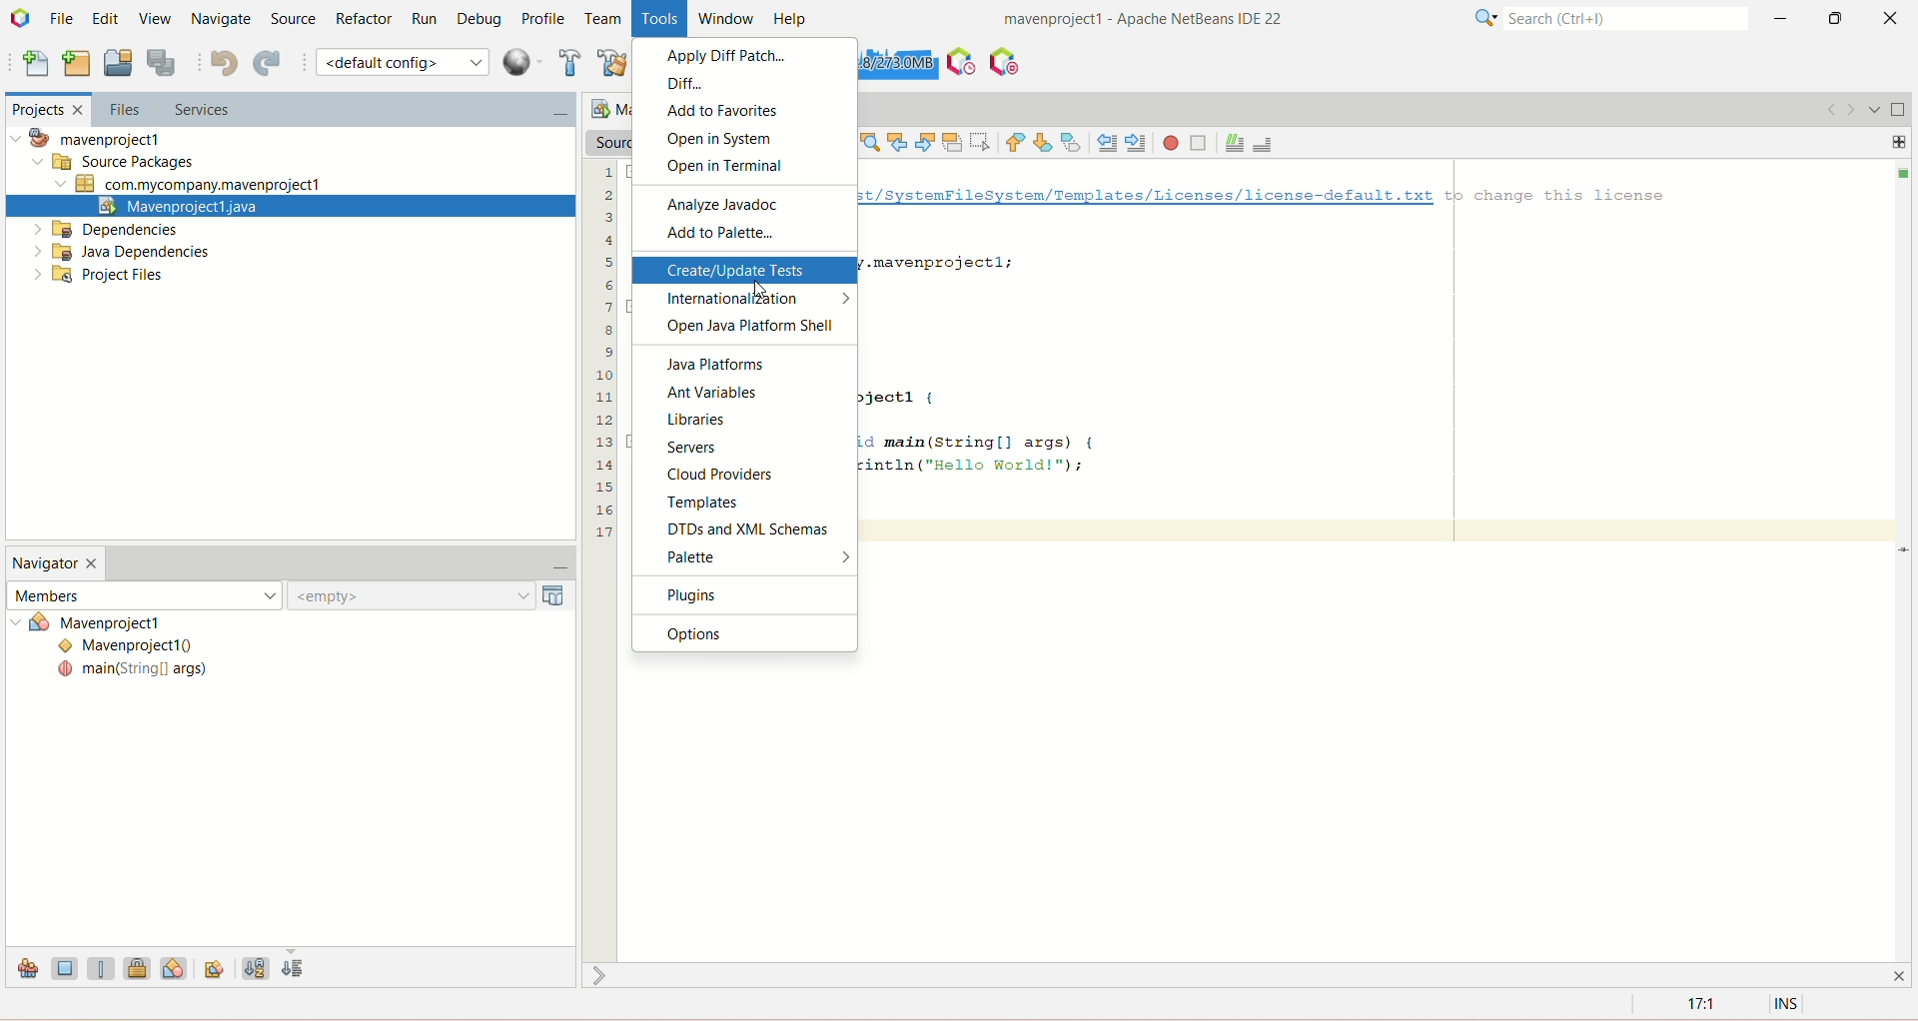 The height and width of the screenshot is (1021, 1918). What do you see at coordinates (289, 204) in the screenshot?
I see `mavenproject1.java` at bounding box center [289, 204].